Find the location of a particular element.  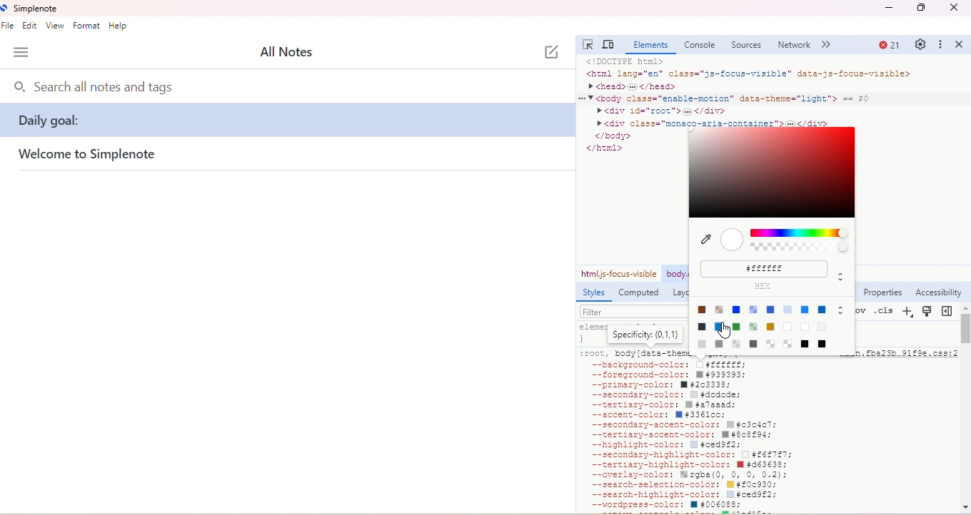

foreground-color is located at coordinates (663, 375).